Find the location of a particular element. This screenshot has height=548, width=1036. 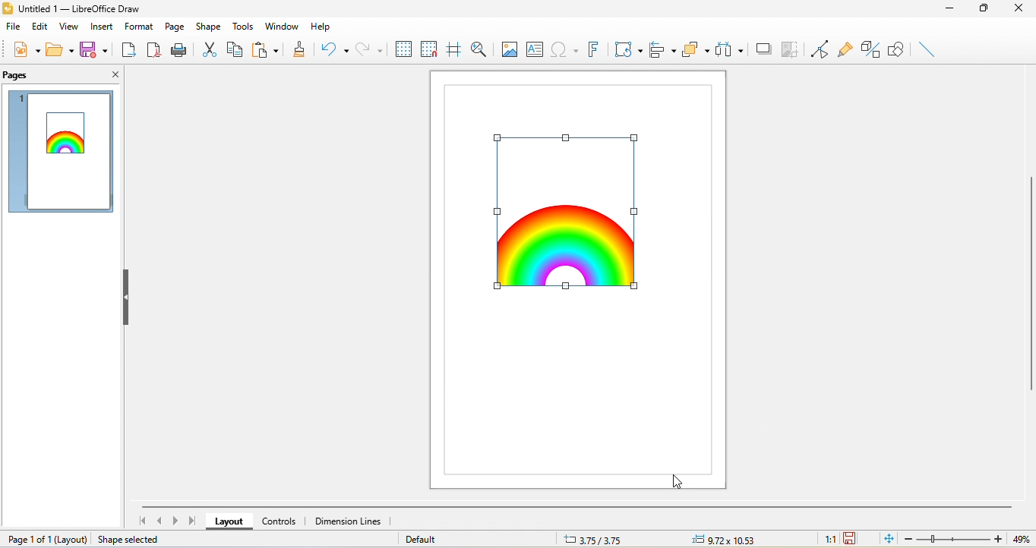

shadow is located at coordinates (763, 48).